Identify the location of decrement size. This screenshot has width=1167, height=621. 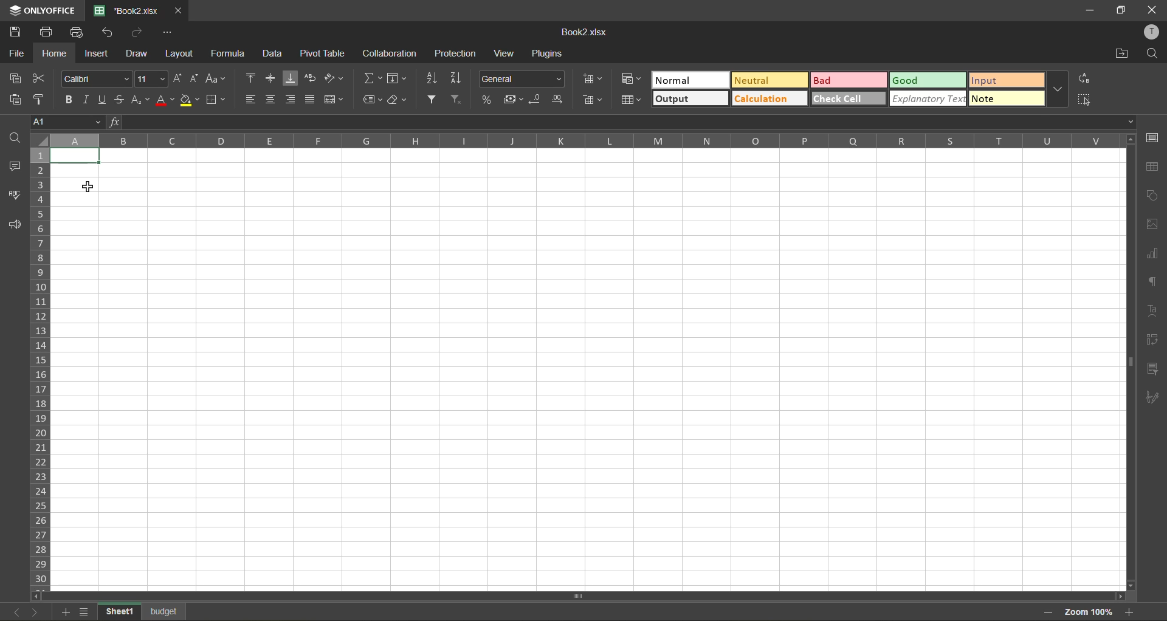
(197, 78).